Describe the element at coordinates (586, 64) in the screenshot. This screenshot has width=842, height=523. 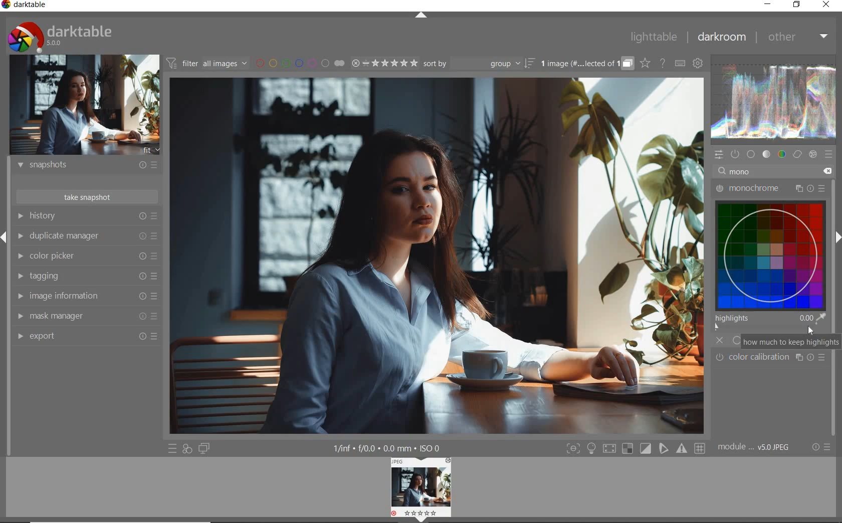
I see `grouped images` at that location.